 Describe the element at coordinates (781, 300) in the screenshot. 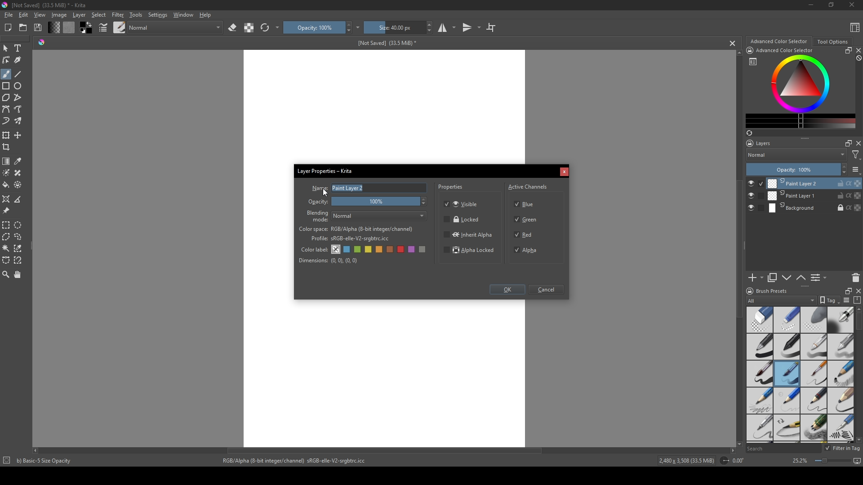

I see `All` at that location.